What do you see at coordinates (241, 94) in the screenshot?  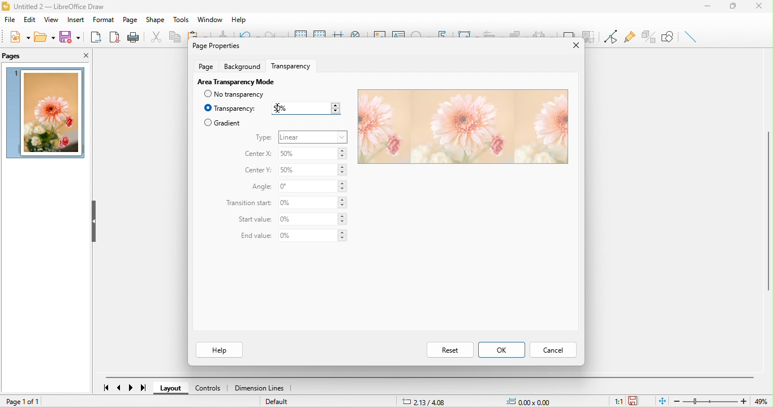 I see `no transparency` at bounding box center [241, 94].